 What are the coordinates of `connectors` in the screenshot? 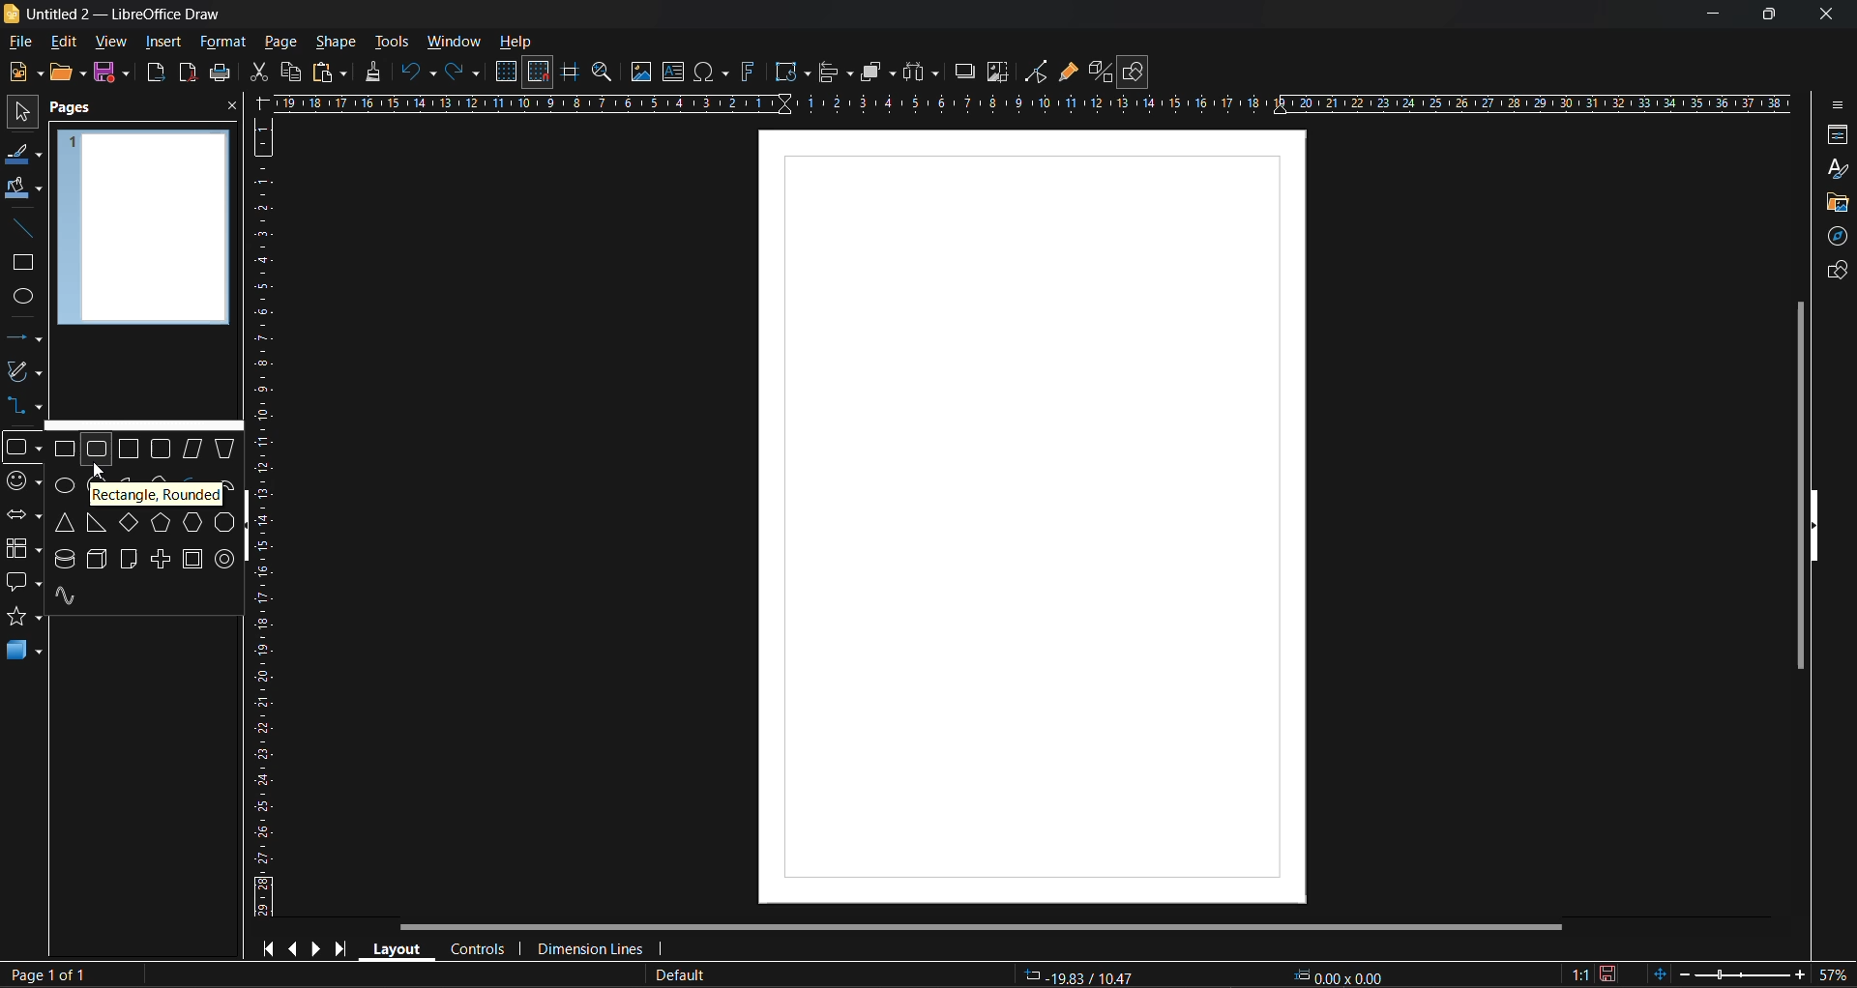 It's located at (22, 404).